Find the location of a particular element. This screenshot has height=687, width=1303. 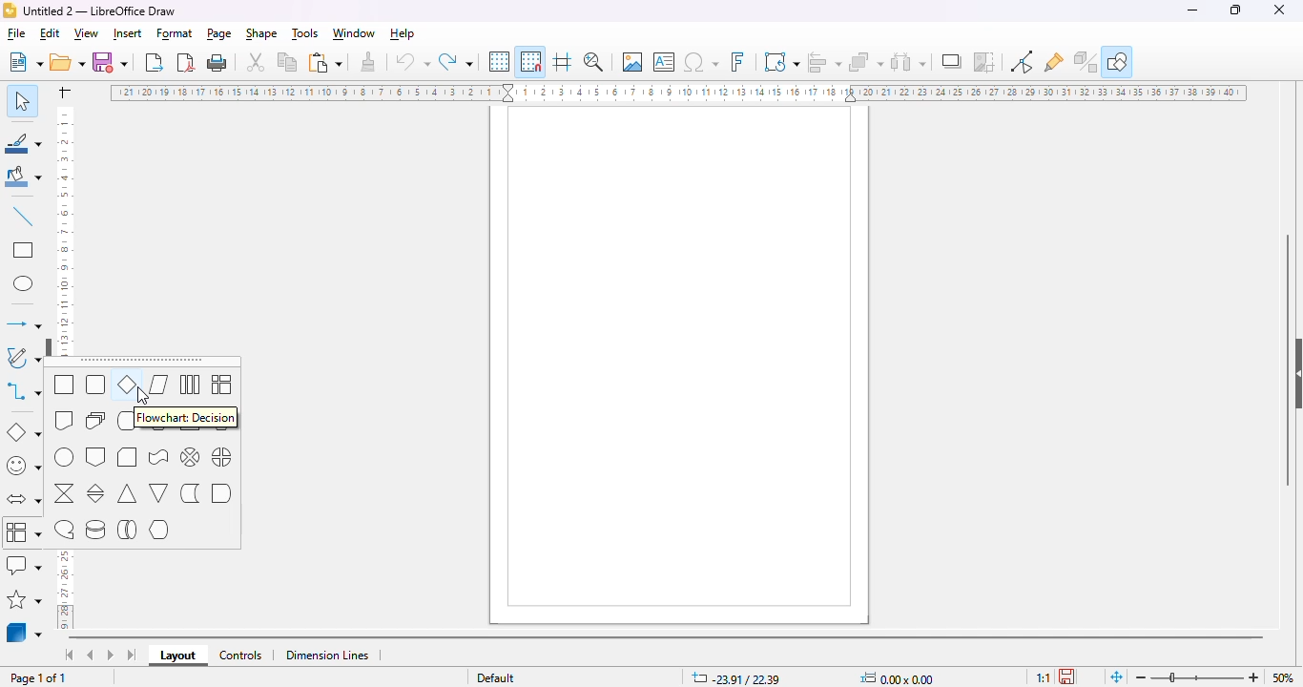

select at least three objects to distribute is located at coordinates (910, 62).